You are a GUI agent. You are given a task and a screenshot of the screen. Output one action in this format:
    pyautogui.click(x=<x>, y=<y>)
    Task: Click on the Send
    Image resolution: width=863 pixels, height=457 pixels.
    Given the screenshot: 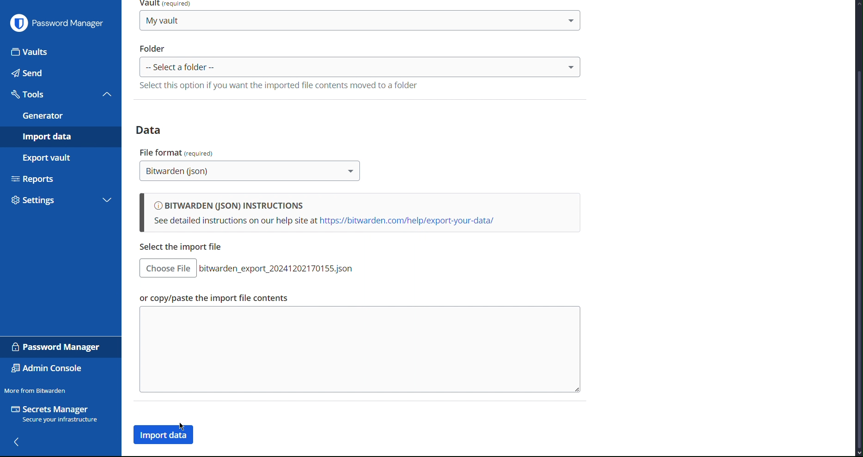 What is the action you would take?
    pyautogui.click(x=60, y=73)
    